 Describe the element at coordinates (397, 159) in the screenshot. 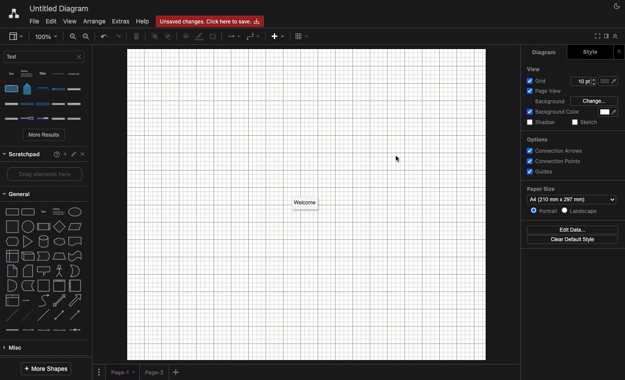

I see `Click` at that location.